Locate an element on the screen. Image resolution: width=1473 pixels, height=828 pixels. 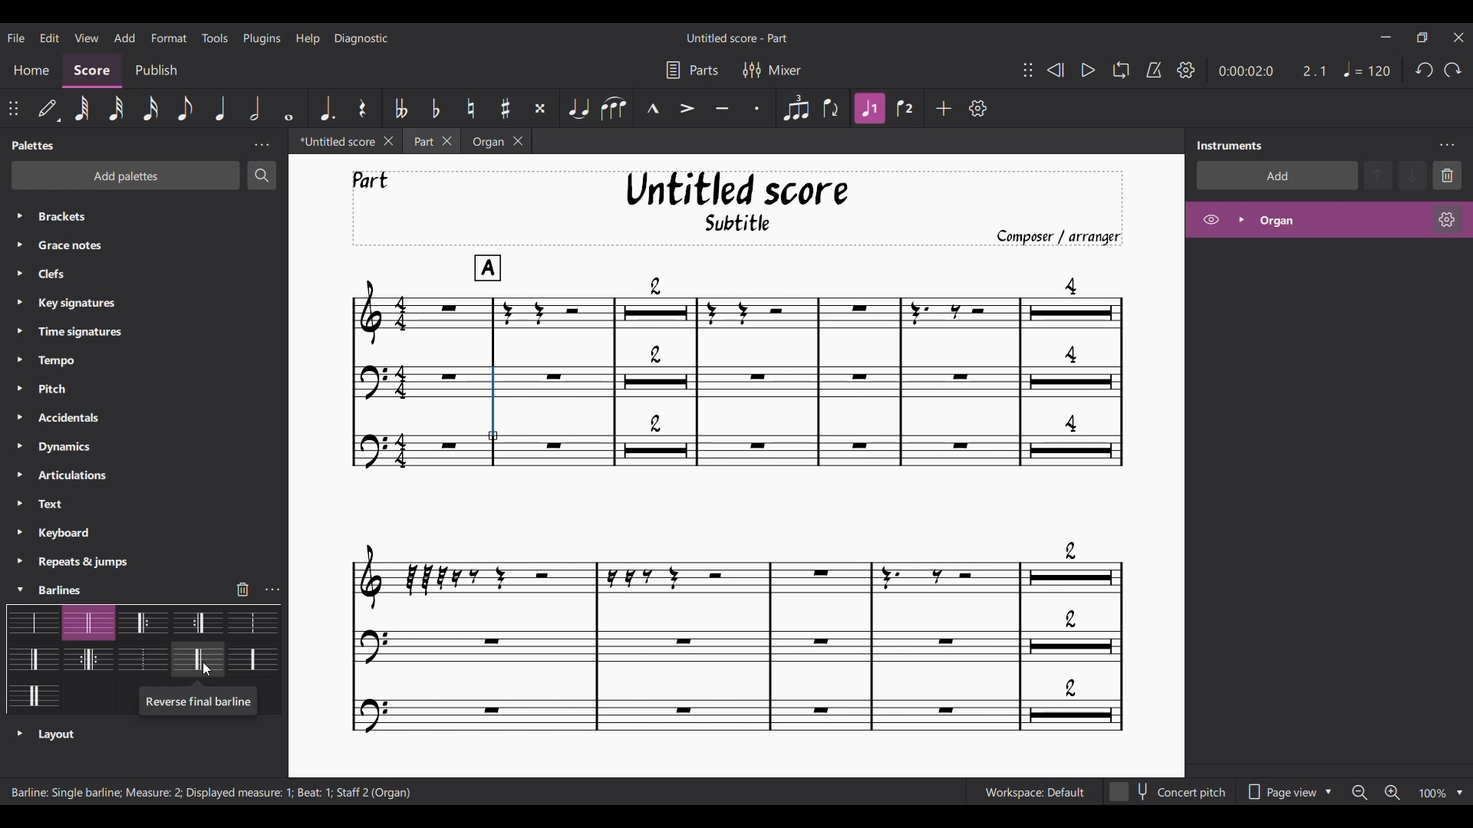
Toggle double sharp is located at coordinates (540, 108).